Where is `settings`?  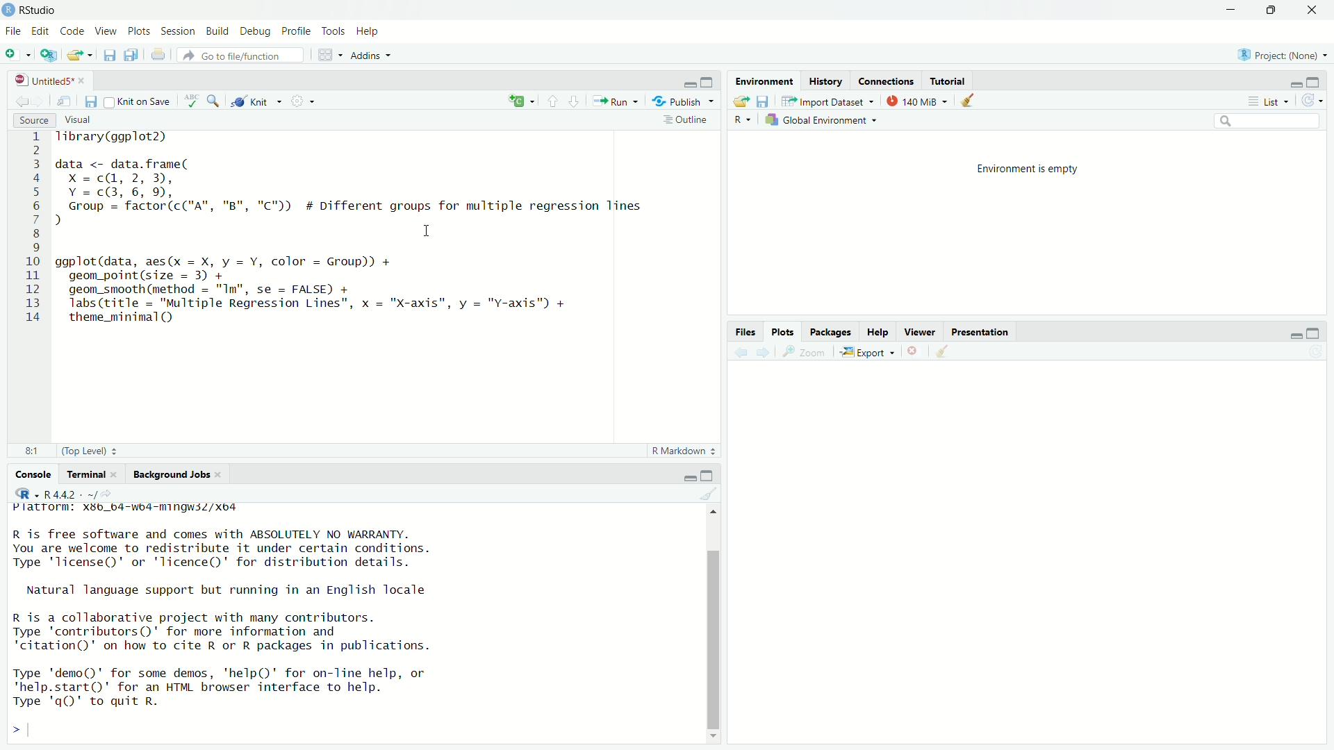 settings is located at coordinates (307, 103).